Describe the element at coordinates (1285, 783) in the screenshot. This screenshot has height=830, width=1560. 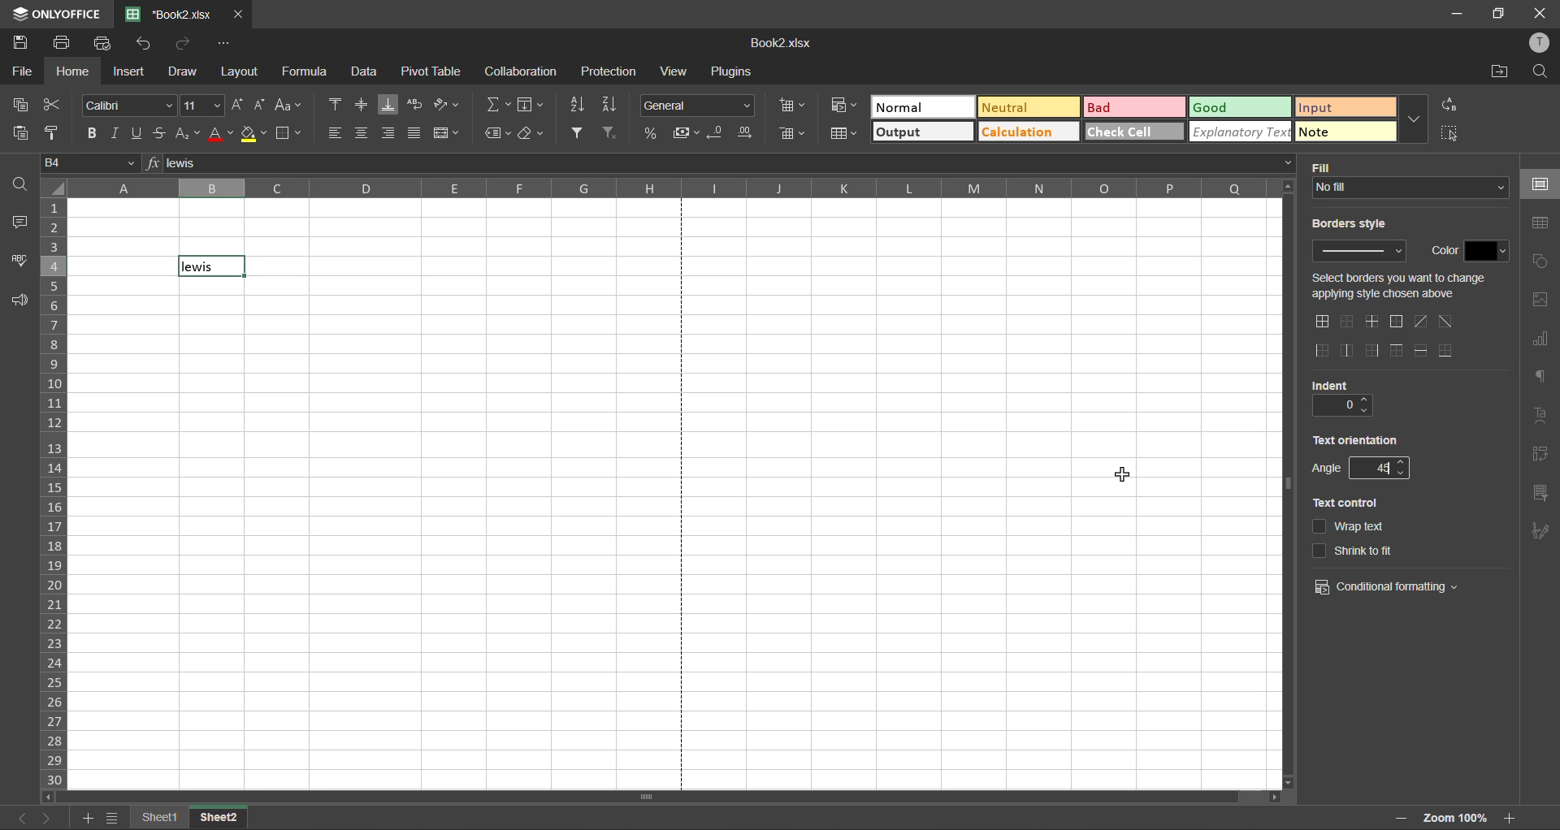
I see `move down` at that location.